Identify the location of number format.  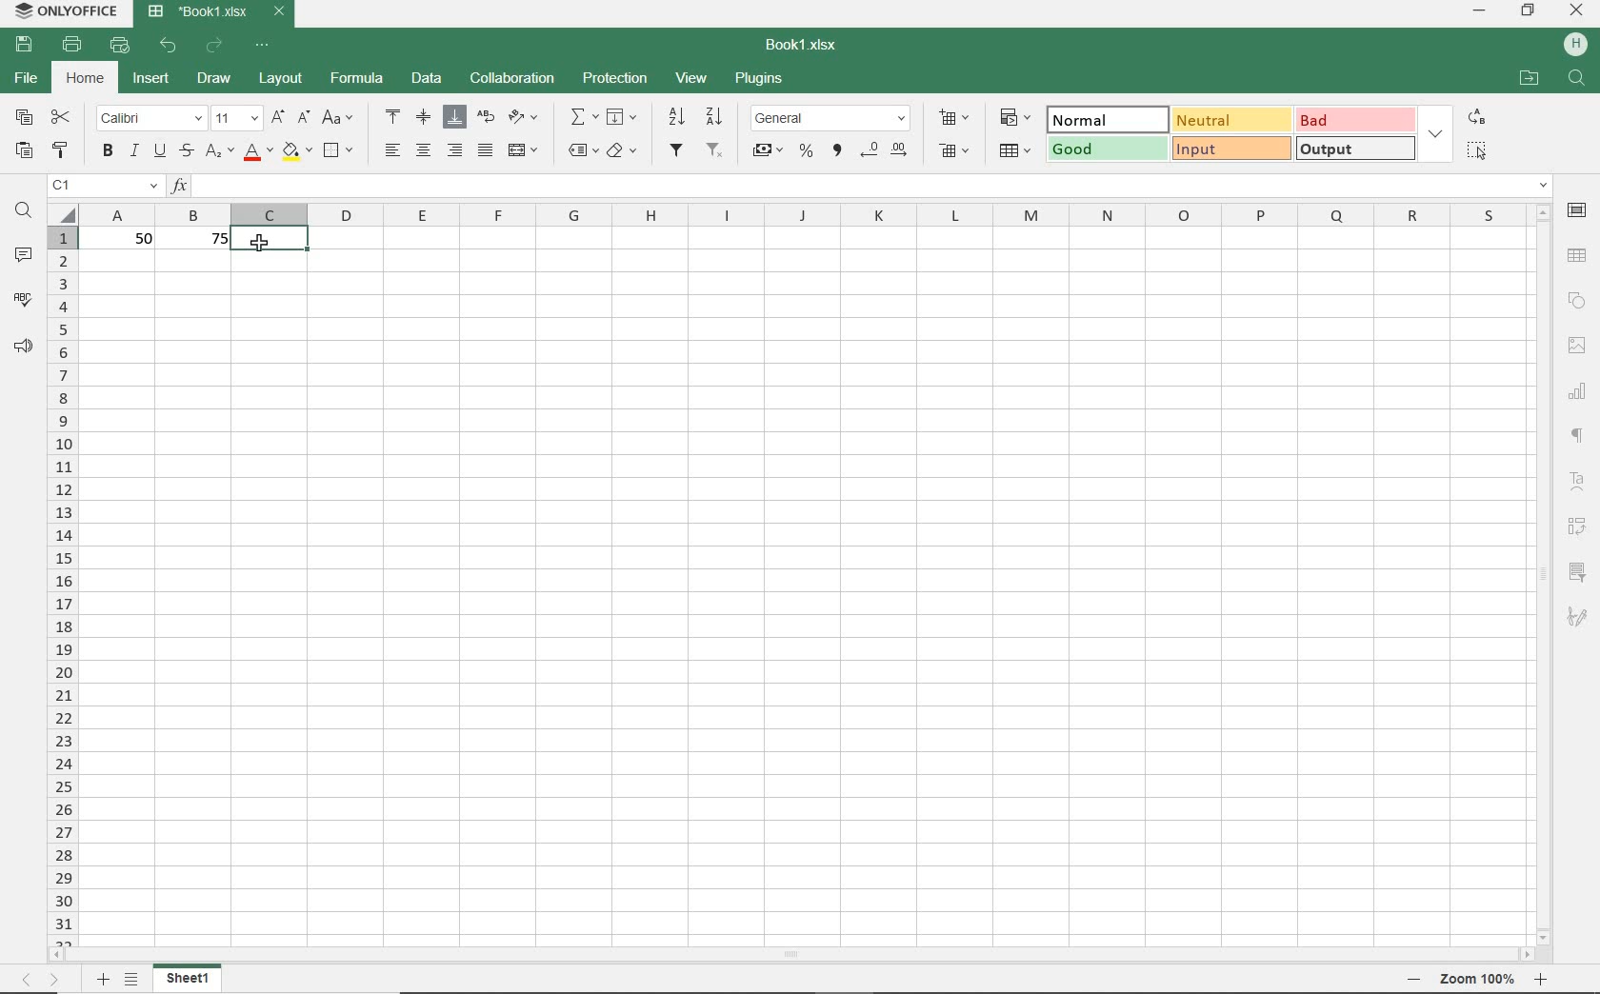
(830, 116).